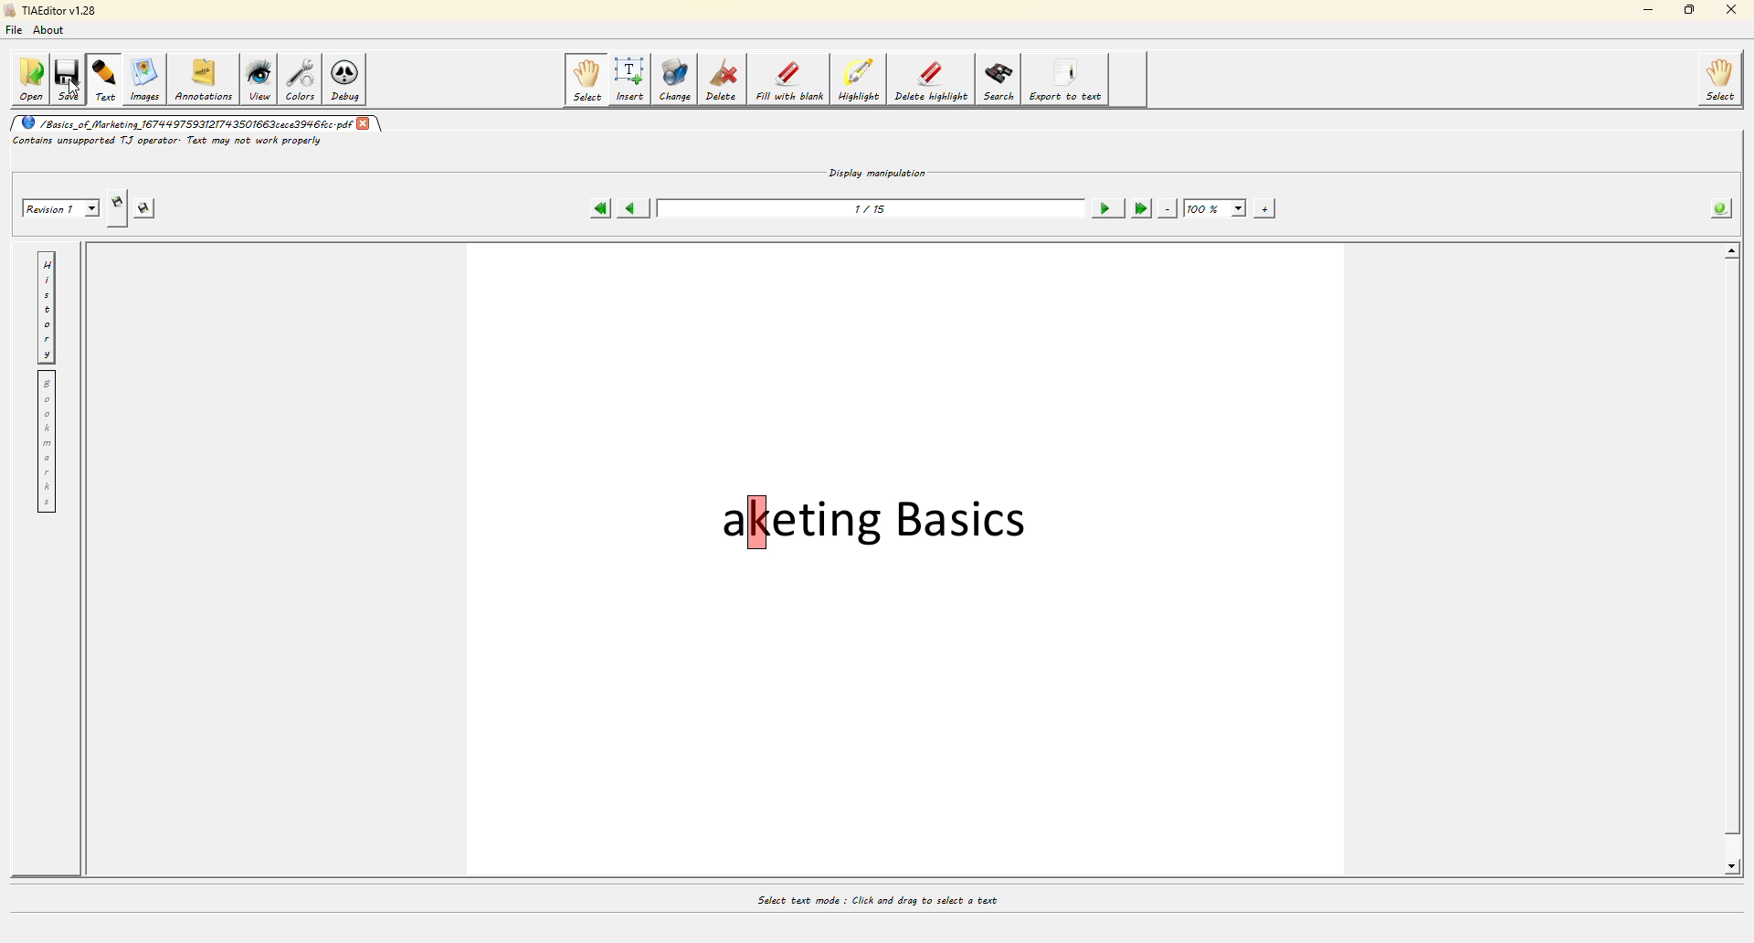 The width and height of the screenshot is (1754, 943). Describe the element at coordinates (600, 206) in the screenshot. I see `first page` at that location.